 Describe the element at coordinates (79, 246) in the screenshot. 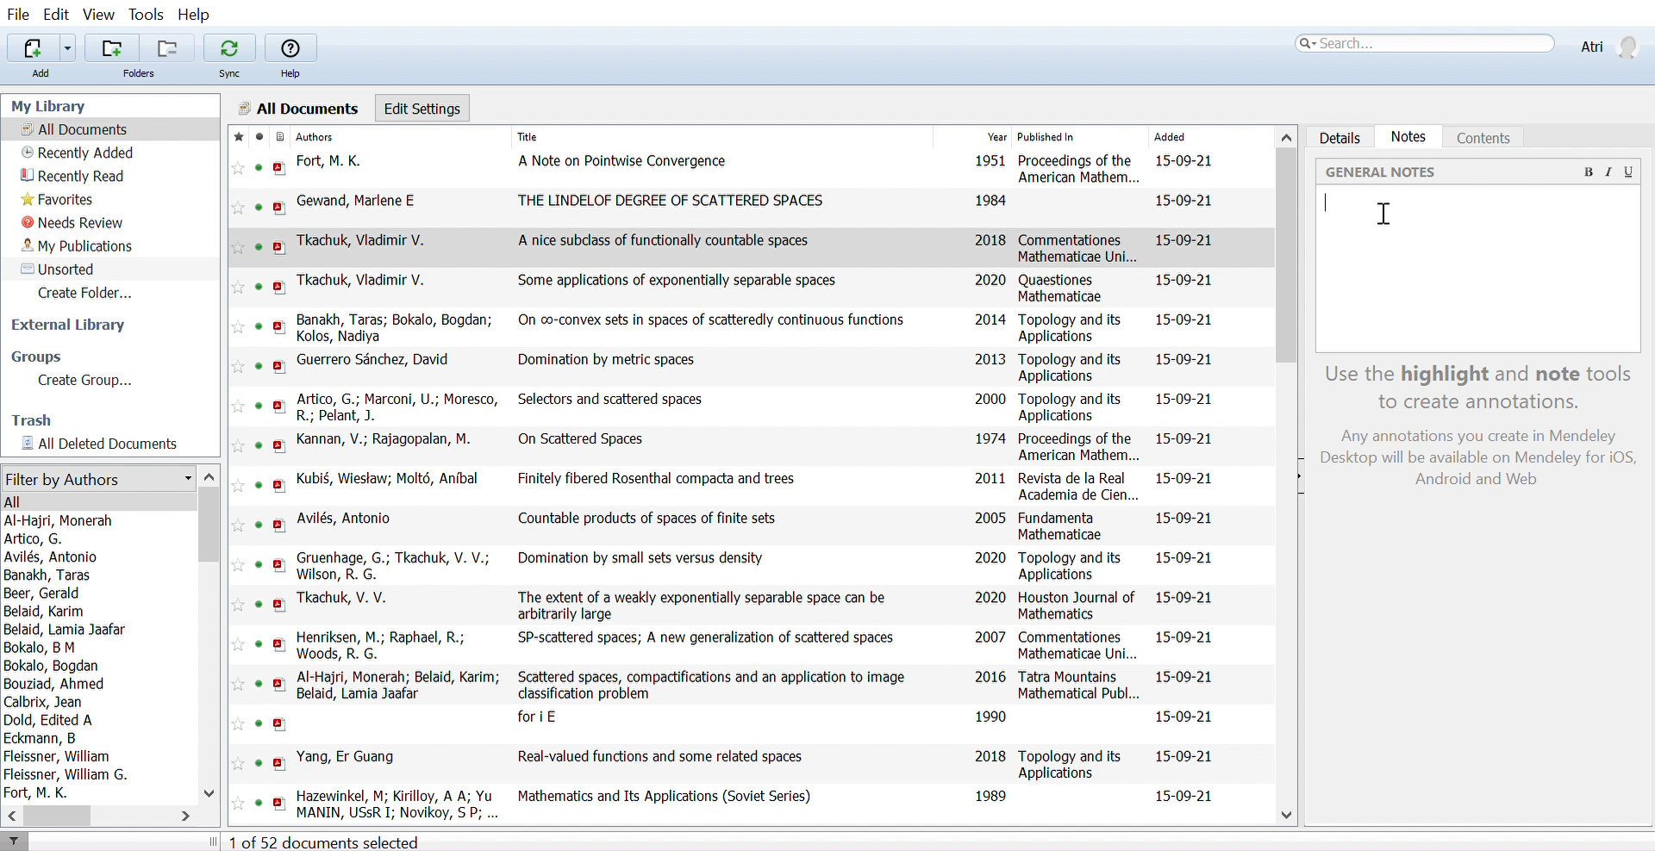

I see `My publications` at that location.